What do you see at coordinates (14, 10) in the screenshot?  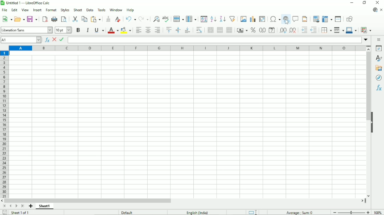 I see `Edit` at bounding box center [14, 10].